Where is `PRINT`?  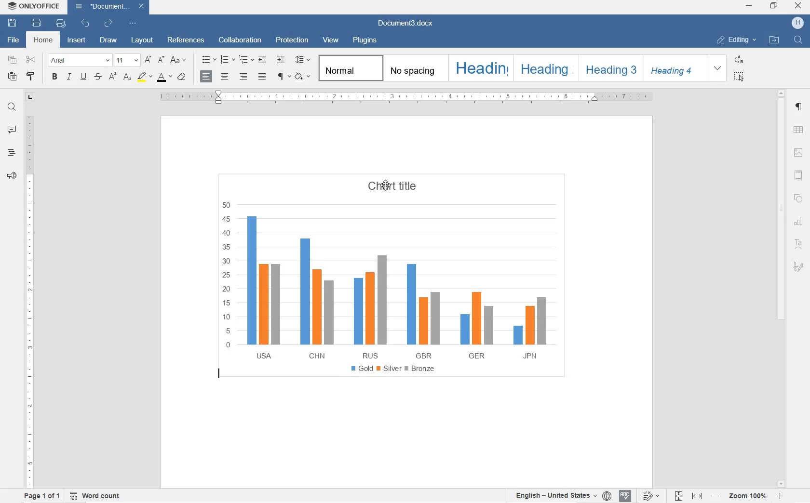 PRINT is located at coordinates (38, 24).